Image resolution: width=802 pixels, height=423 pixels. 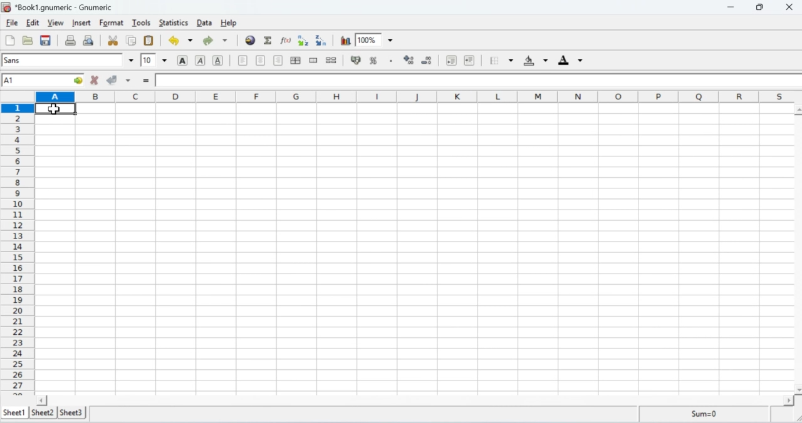 I want to click on Copy the selection, so click(x=132, y=39).